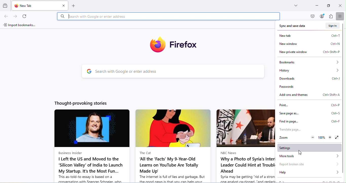  What do you see at coordinates (79, 104) in the screenshot?
I see `Thought-provoking stories` at bounding box center [79, 104].